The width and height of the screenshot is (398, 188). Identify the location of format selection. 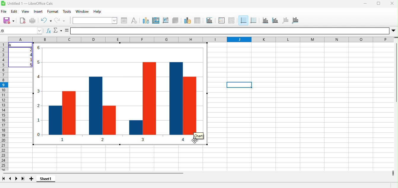
(124, 21).